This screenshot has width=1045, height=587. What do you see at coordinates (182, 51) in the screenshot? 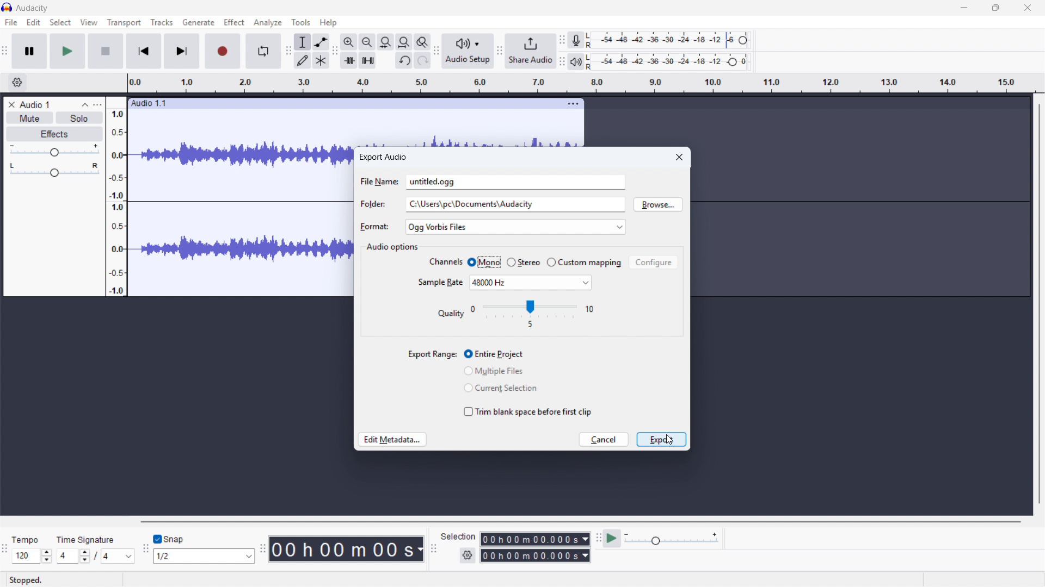
I see `Skip to last ` at bounding box center [182, 51].